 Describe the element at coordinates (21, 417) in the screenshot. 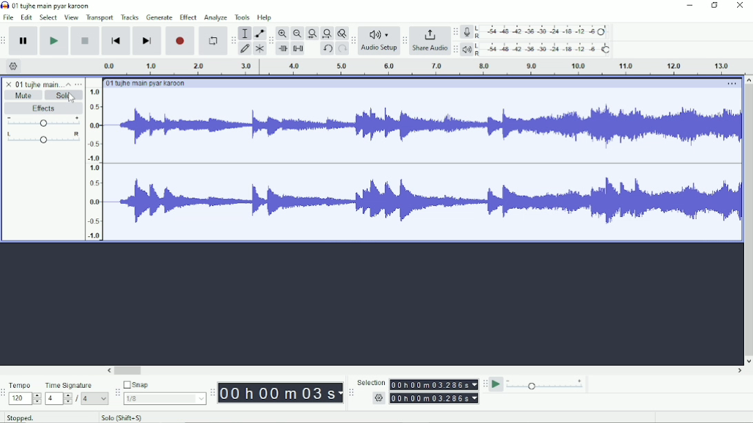

I see `Stopped` at that location.